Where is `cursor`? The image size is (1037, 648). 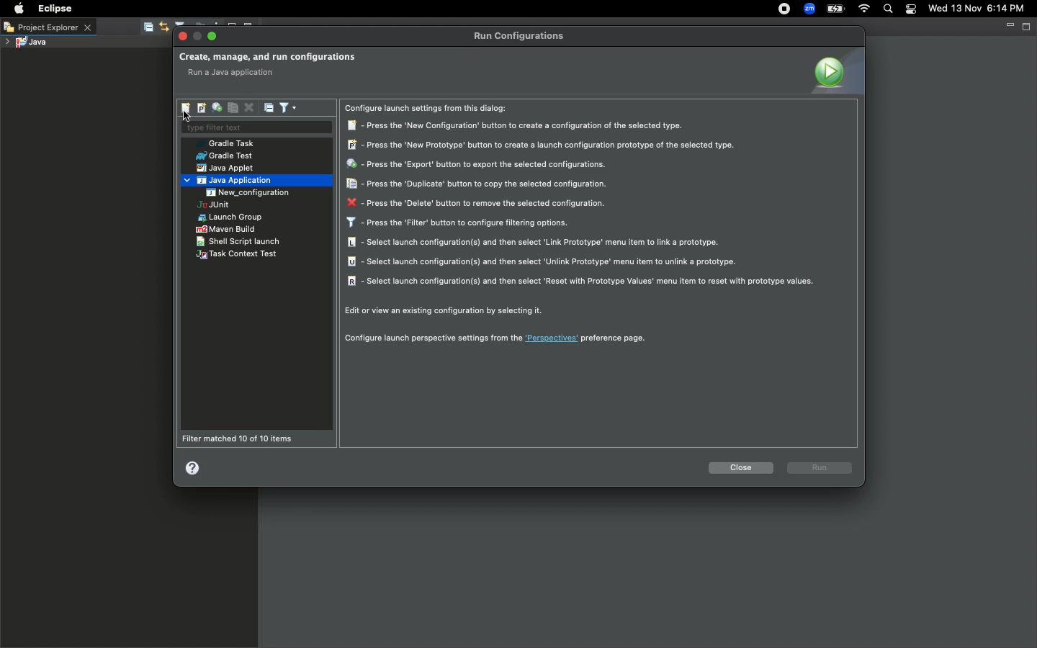 cursor is located at coordinates (186, 118).